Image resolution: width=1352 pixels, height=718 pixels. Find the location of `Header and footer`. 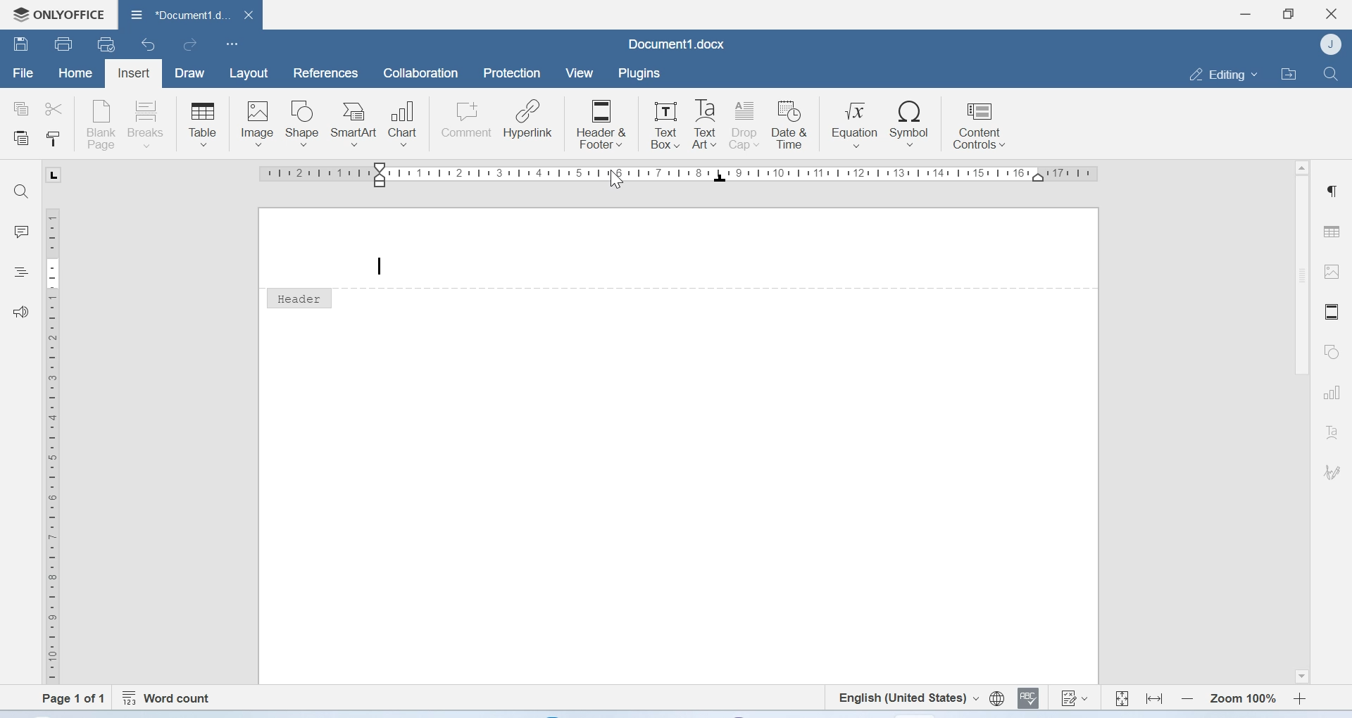

Header and footer is located at coordinates (1331, 312).